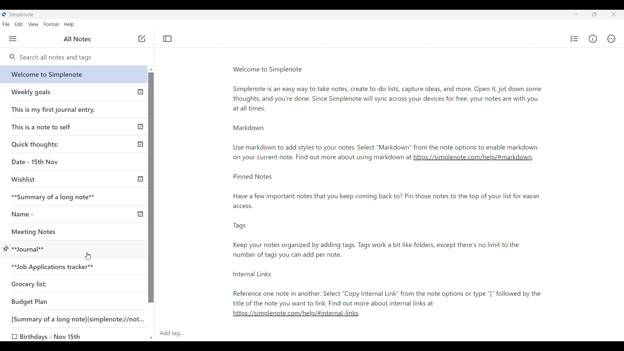  I want to click on **Journal**, so click(29, 248).